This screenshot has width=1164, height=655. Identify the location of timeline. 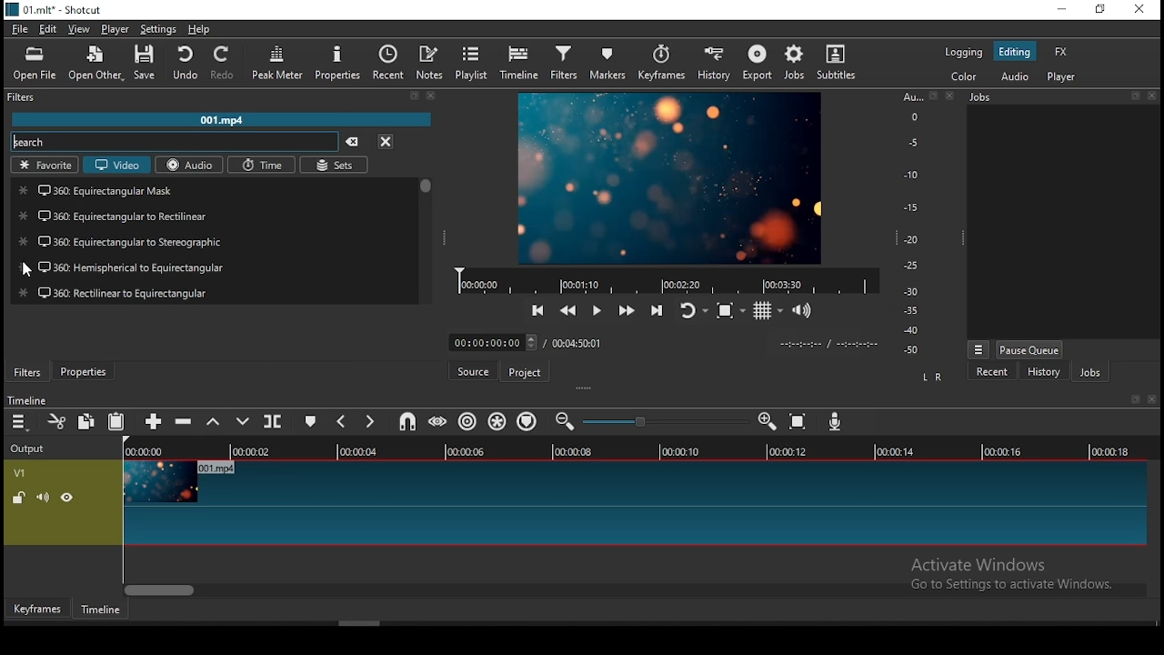
(519, 62).